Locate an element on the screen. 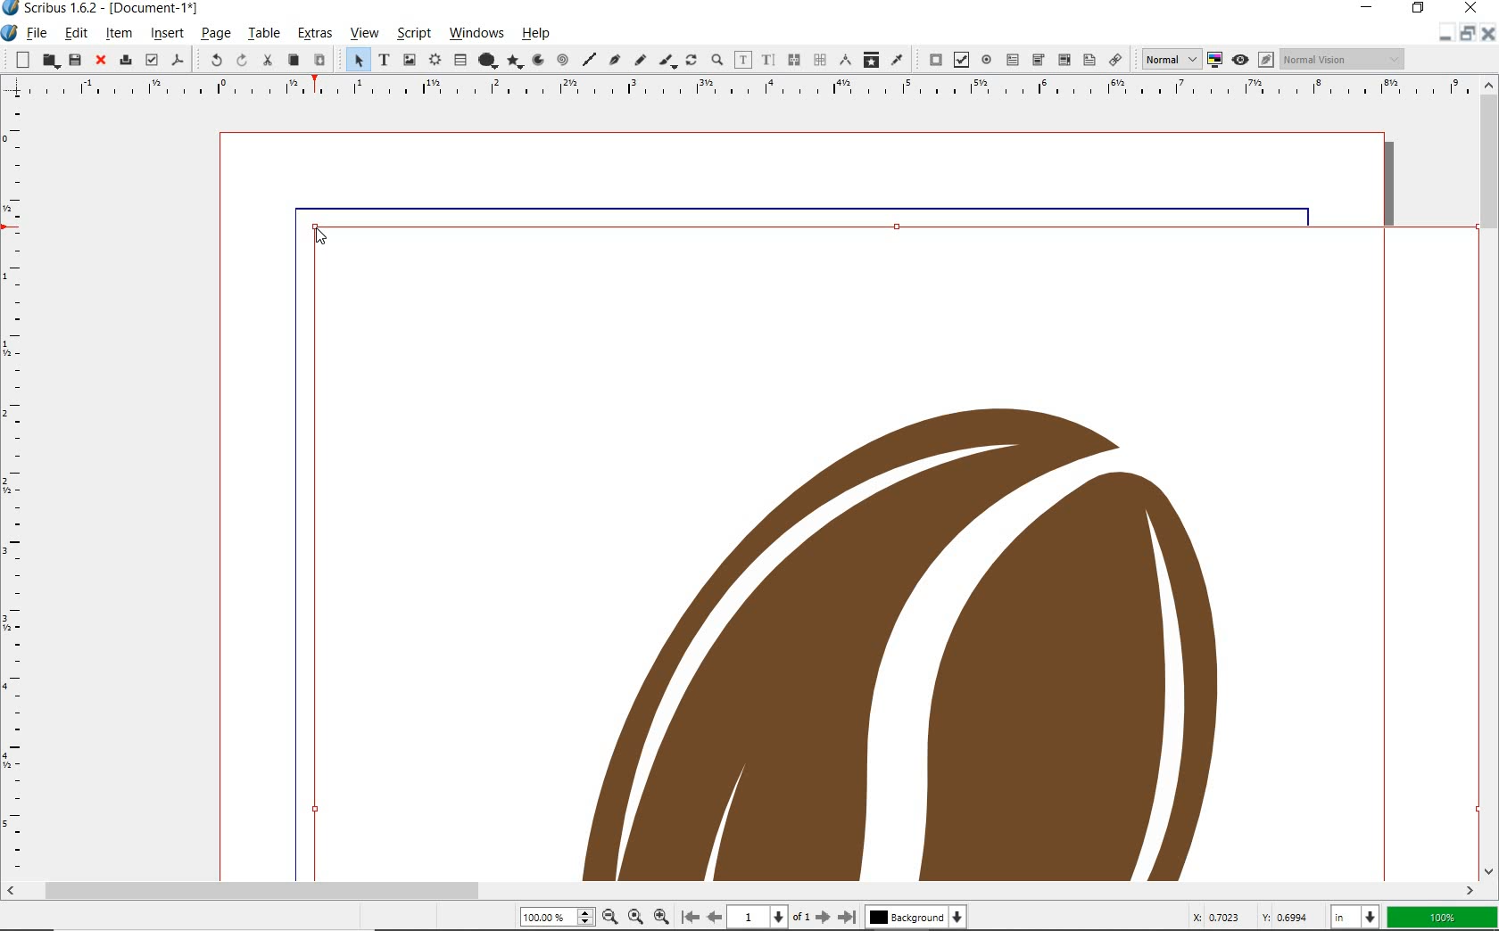 The image size is (1499, 931). image frame is located at coordinates (408, 62).